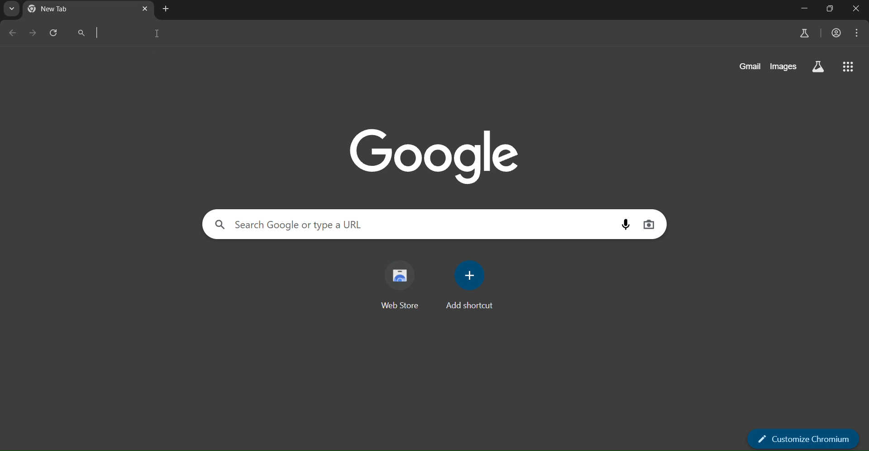 This screenshot has width=869, height=451. What do you see at coordinates (830, 8) in the screenshot?
I see `restore down` at bounding box center [830, 8].